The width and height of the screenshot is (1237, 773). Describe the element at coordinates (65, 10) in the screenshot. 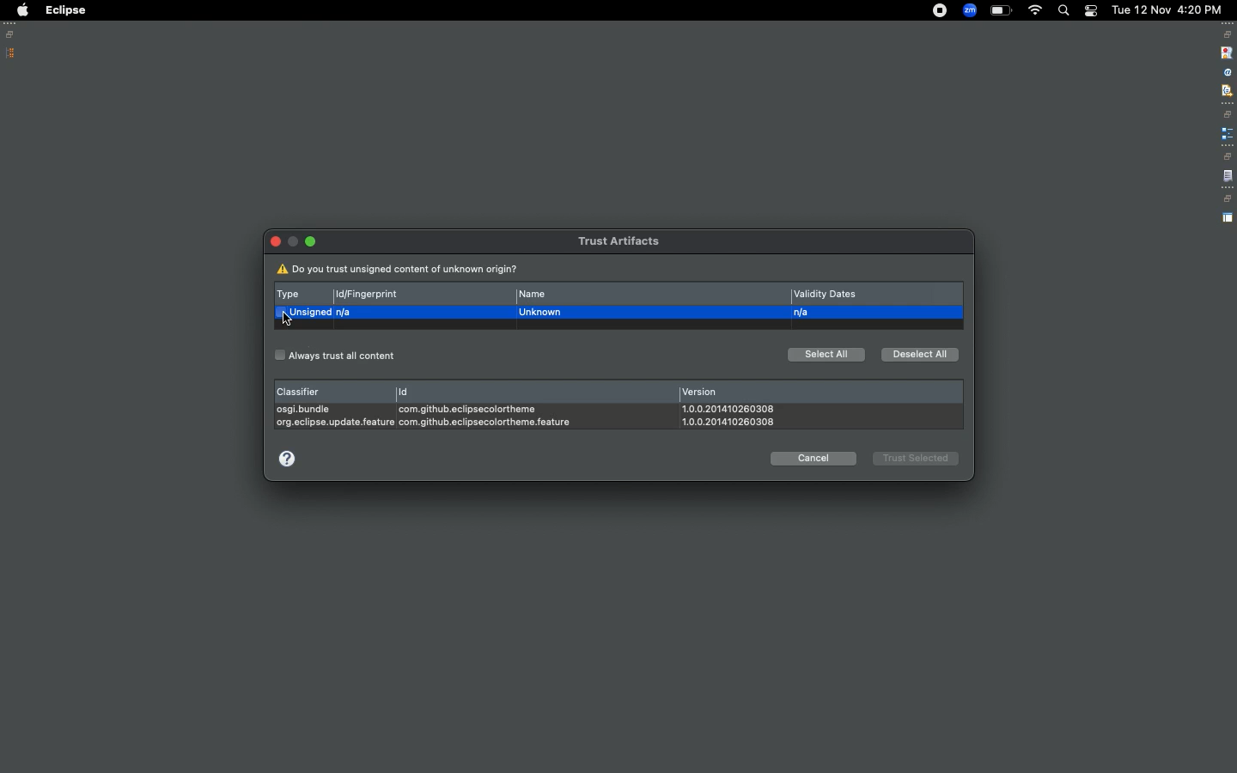

I see `Eclipse` at that location.